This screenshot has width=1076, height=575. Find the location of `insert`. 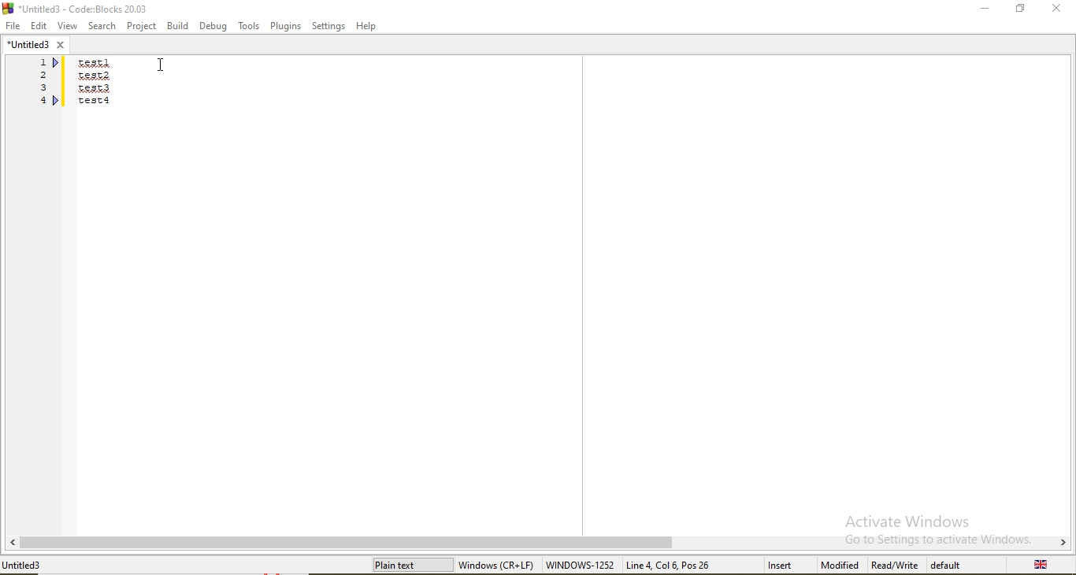

insert is located at coordinates (774, 564).